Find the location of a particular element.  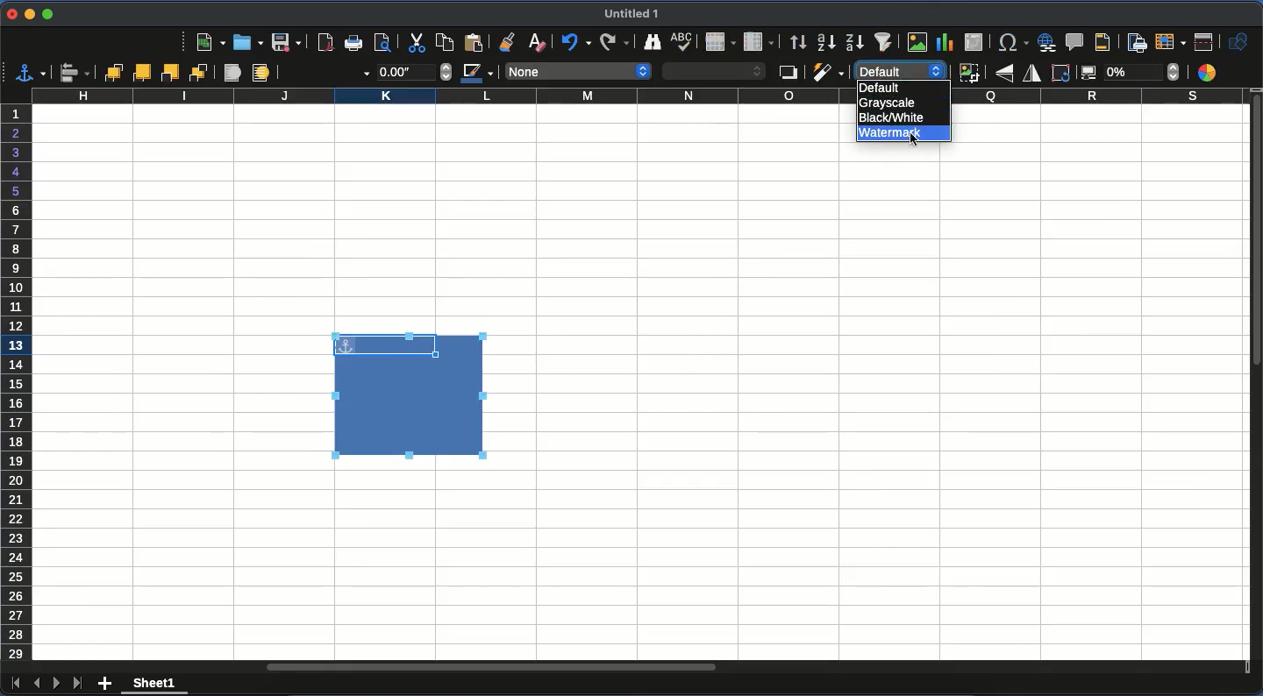

paste is located at coordinates (443, 41).